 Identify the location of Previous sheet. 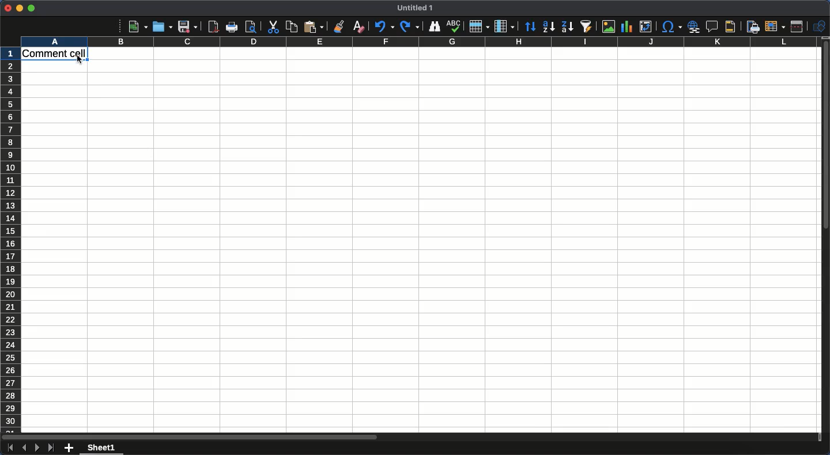
(26, 449).